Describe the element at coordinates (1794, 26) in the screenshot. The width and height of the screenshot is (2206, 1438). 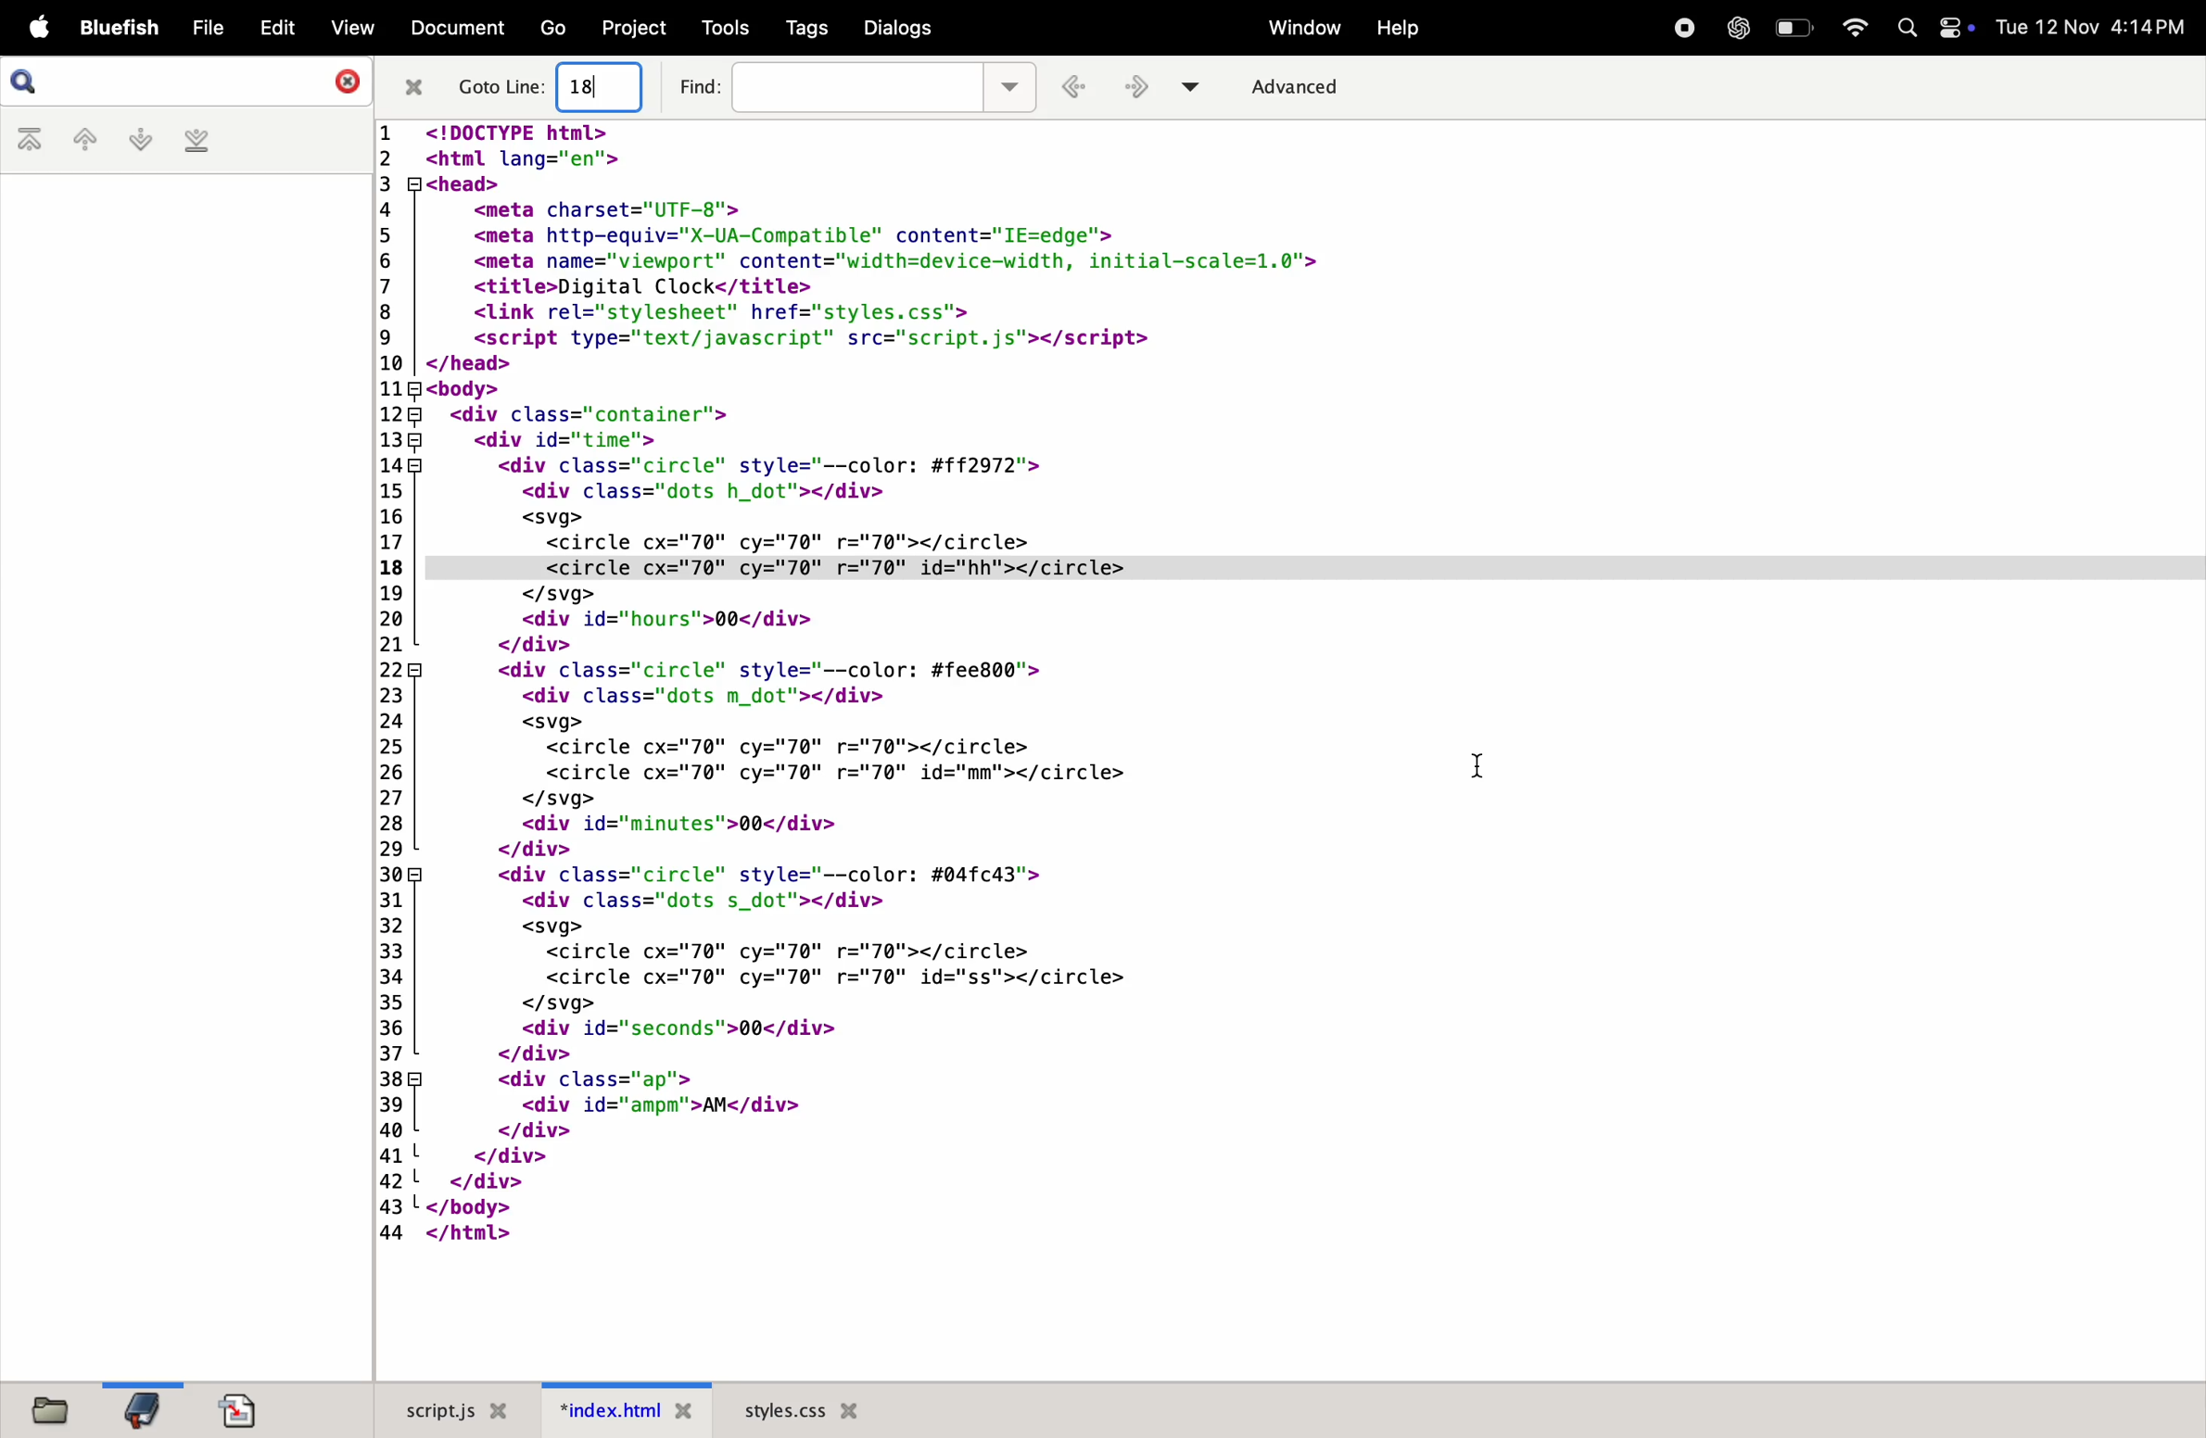
I see `battery` at that location.